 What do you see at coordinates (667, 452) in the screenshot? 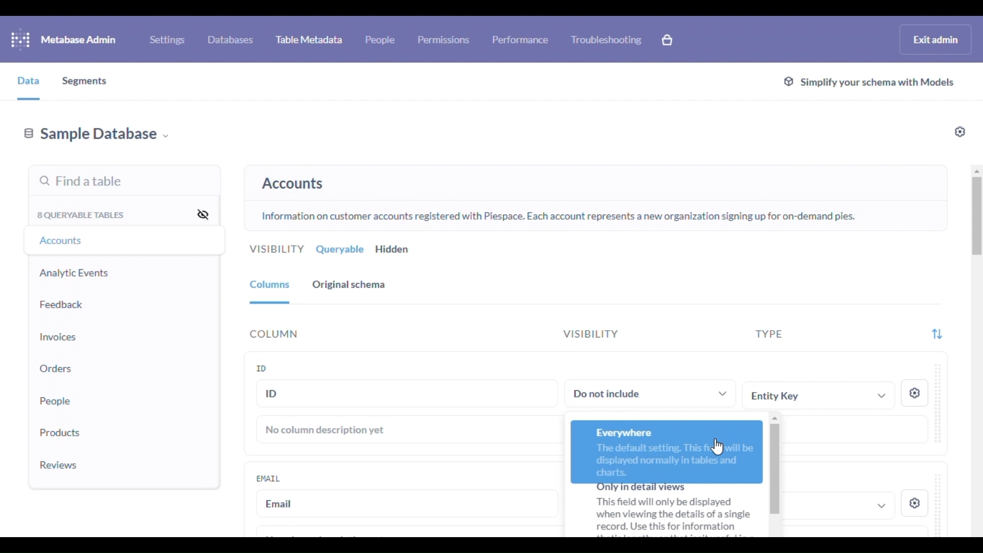
I see `everywhere` at bounding box center [667, 452].